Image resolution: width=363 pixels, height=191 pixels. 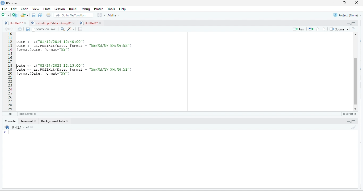 What do you see at coordinates (123, 9) in the screenshot?
I see `Help` at bounding box center [123, 9].